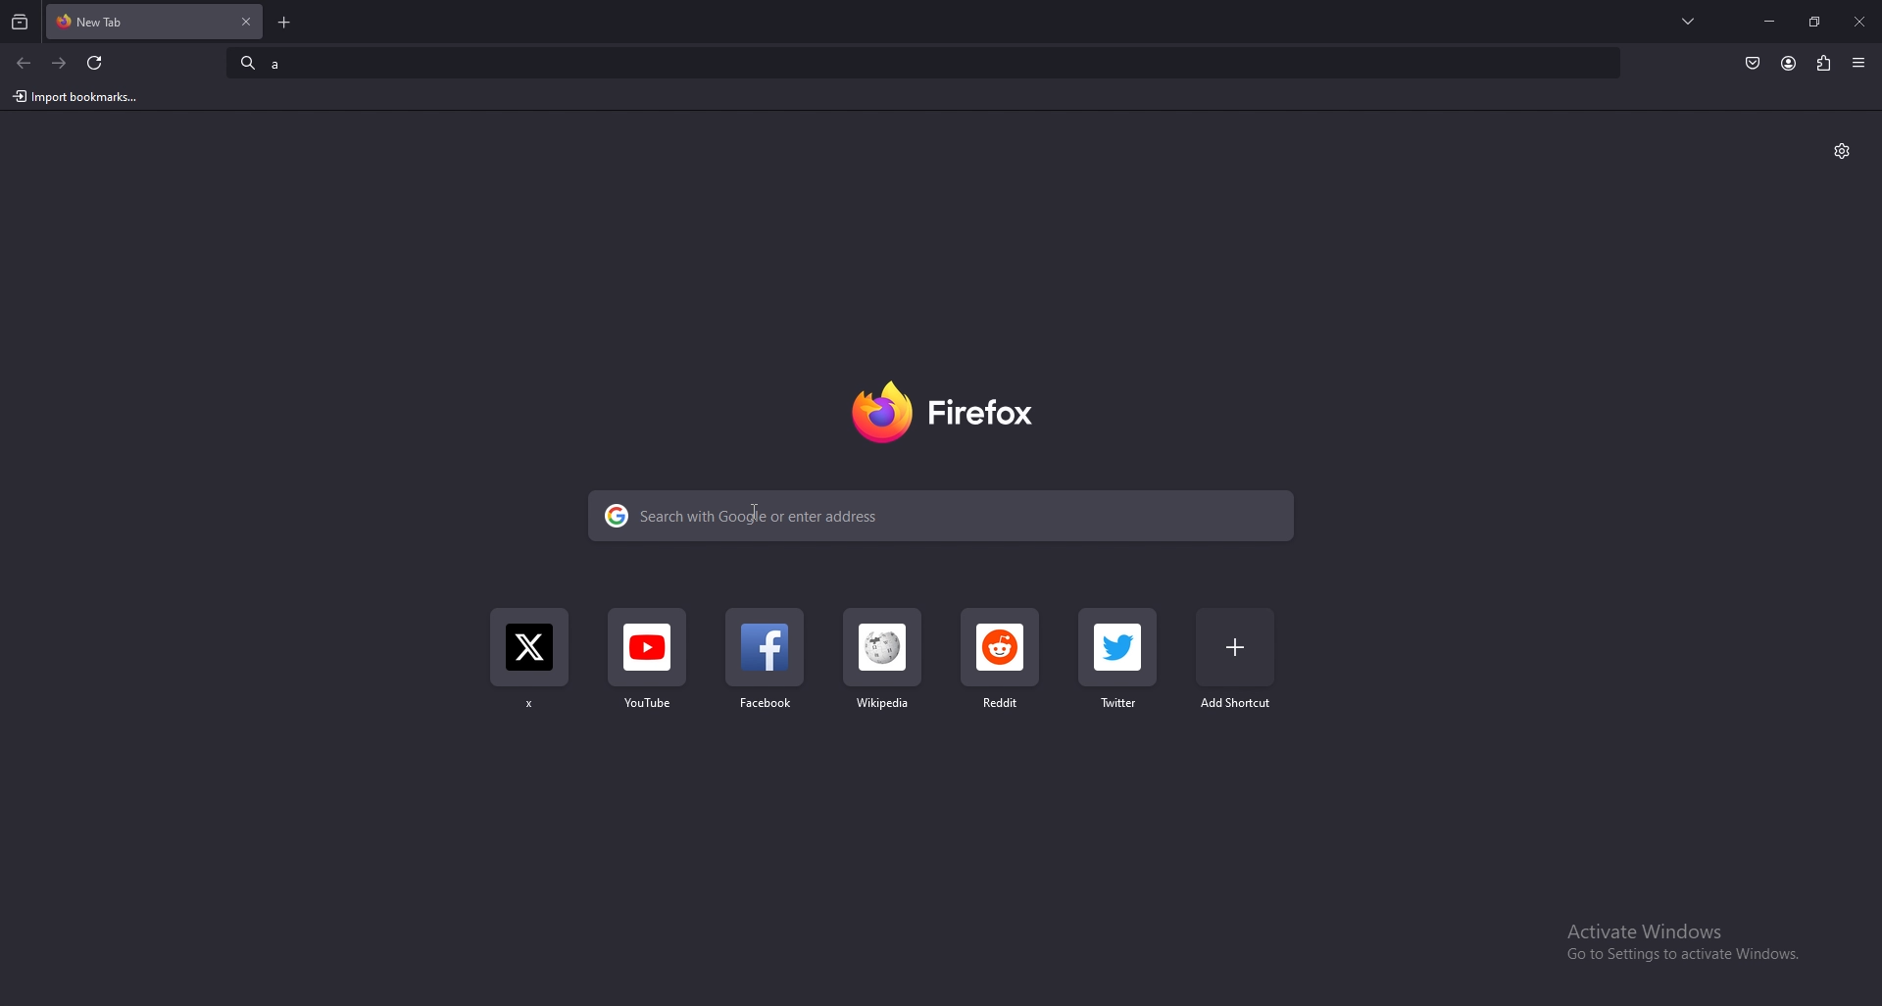 This screenshot has height=1006, width=1882. Describe the element at coordinates (1815, 22) in the screenshot. I see `resize` at that location.